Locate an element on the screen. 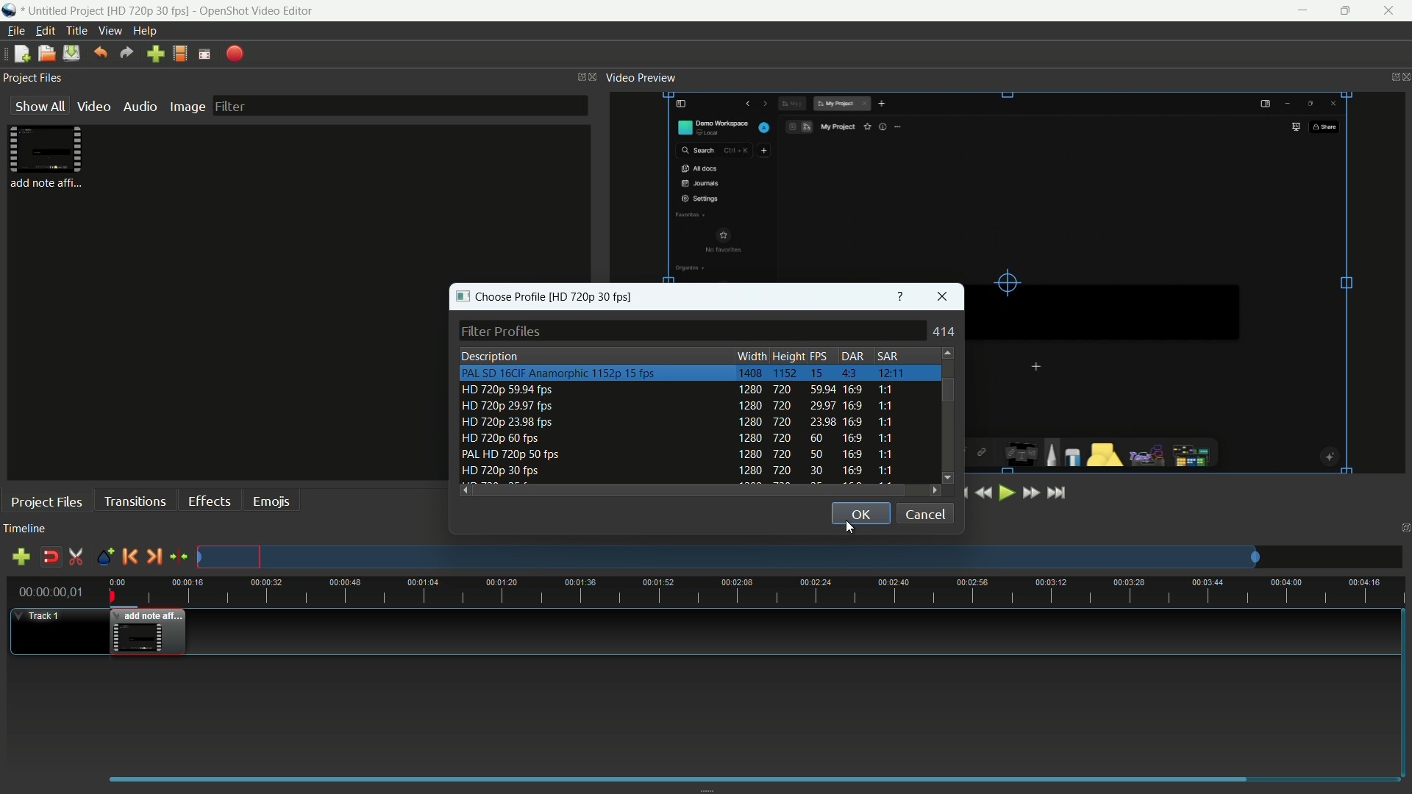  profile-7 is located at coordinates (682, 471).